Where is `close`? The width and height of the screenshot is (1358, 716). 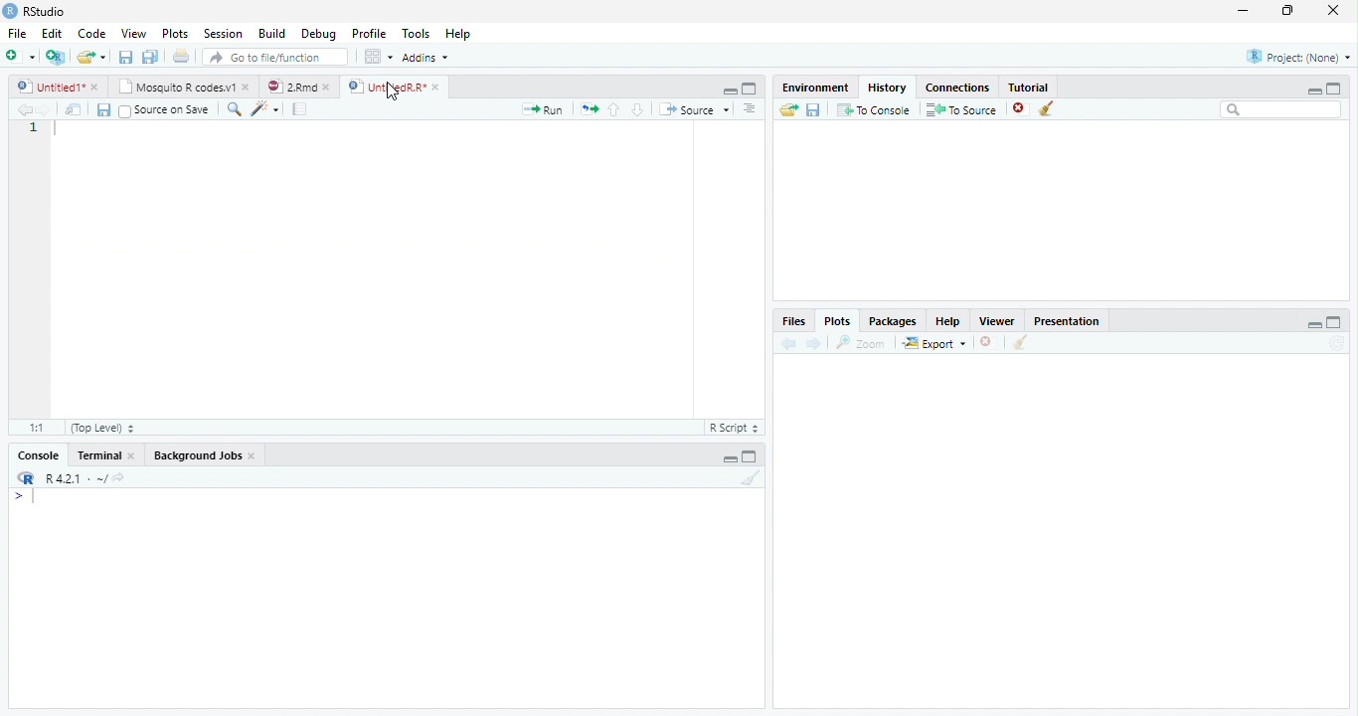 close is located at coordinates (95, 87).